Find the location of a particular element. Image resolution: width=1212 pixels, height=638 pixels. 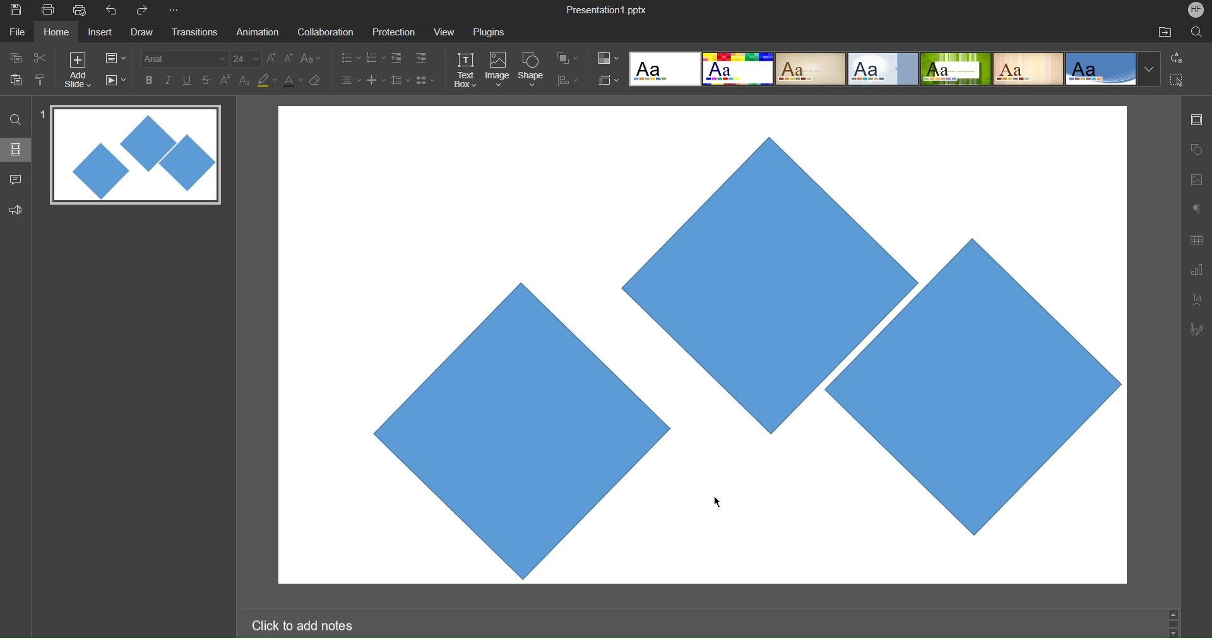

View is located at coordinates (441, 32).